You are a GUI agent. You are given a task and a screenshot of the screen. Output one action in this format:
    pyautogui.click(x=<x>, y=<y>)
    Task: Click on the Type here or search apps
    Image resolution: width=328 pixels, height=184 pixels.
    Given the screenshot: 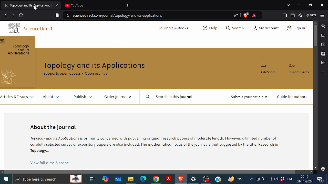 What is the action you would take?
    pyautogui.click(x=49, y=179)
    